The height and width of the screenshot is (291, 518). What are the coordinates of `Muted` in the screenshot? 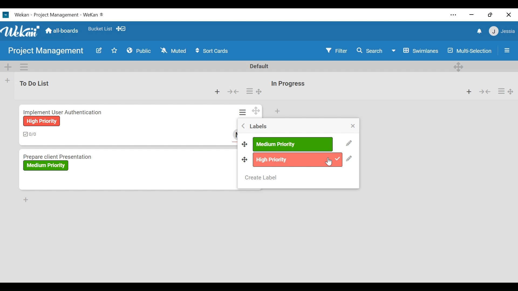 It's located at (173, 50).